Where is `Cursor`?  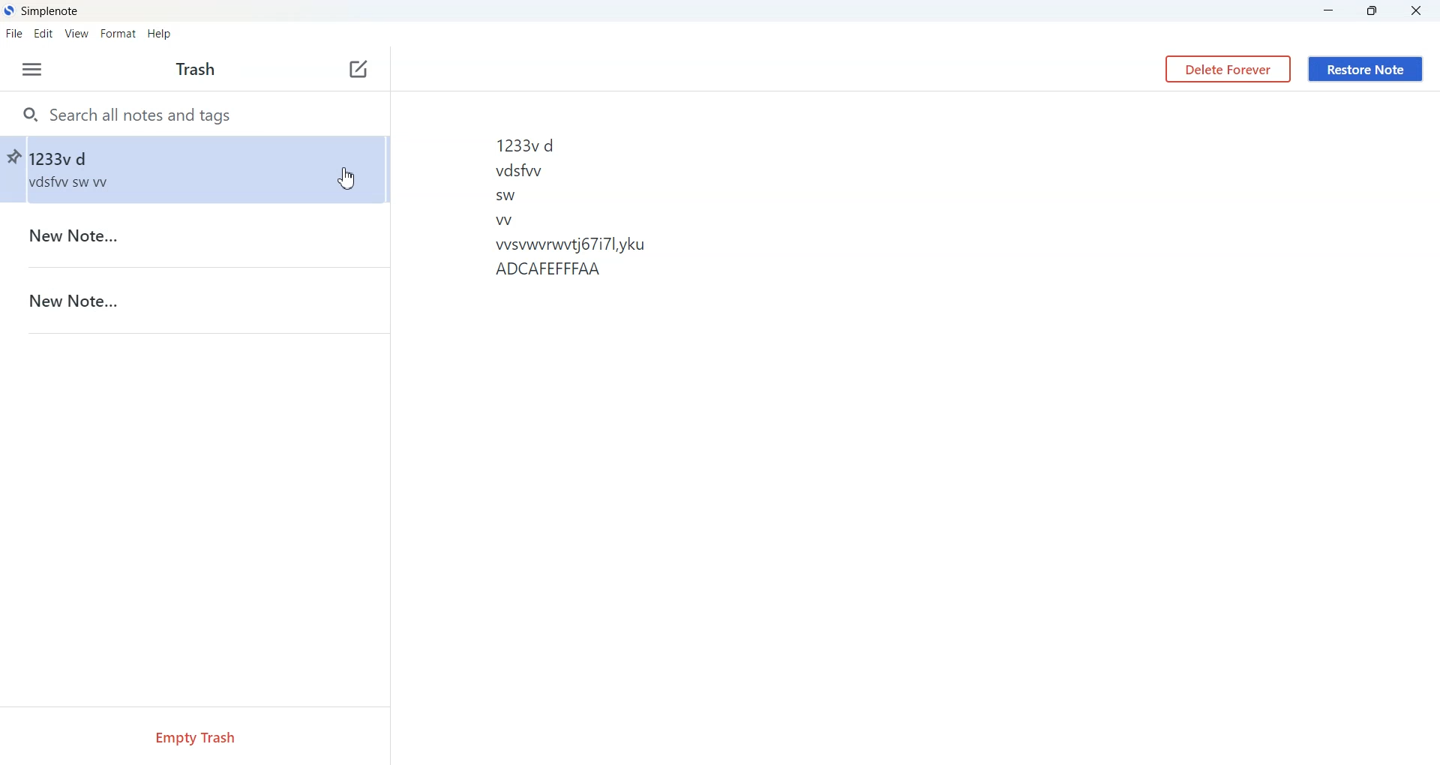
Cursor is located at coordinates (346, 178).